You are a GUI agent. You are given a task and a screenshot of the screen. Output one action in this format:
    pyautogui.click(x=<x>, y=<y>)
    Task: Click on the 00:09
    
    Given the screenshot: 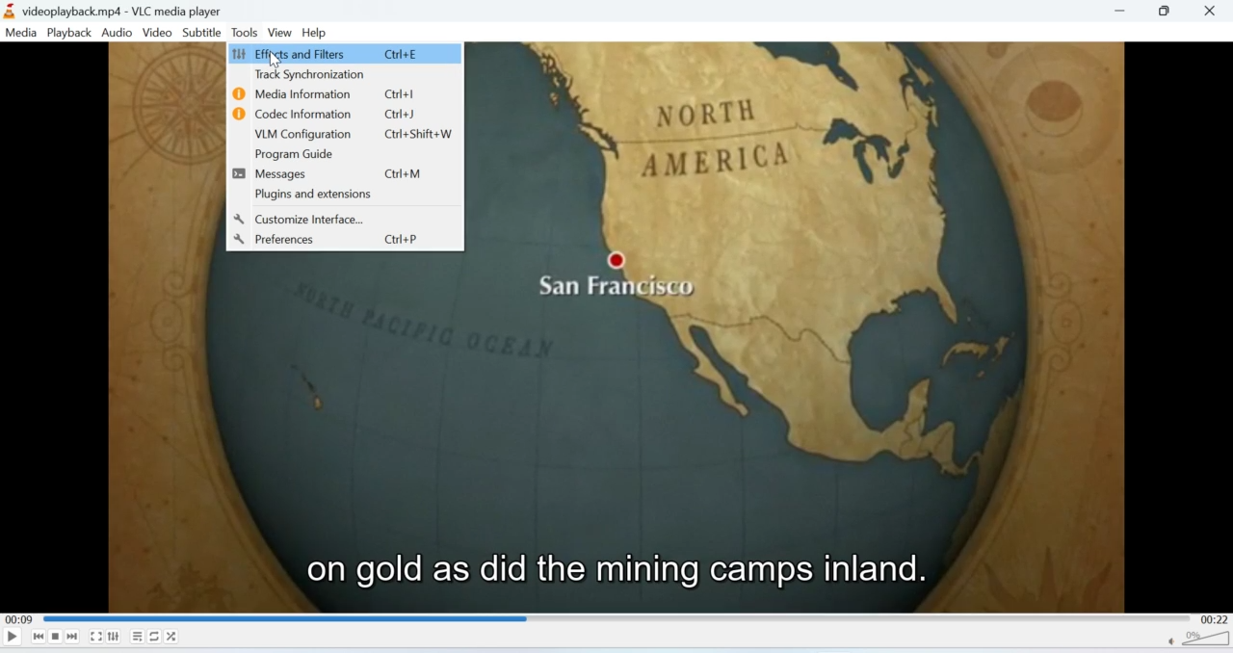 What is the action you would take?
    pyautogui.click(x=17, y=620)
    